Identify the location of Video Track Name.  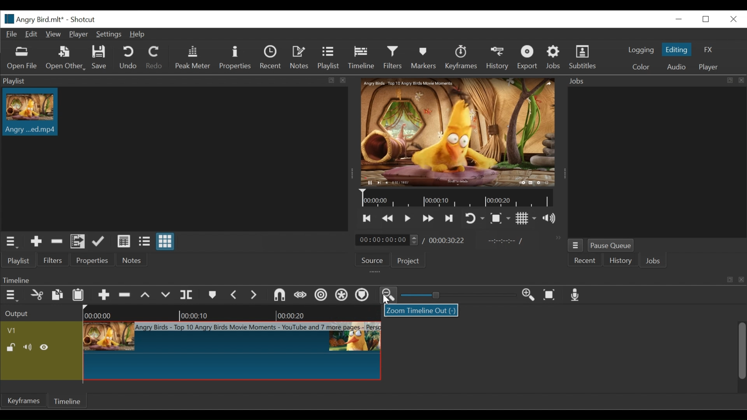
(40, 329).